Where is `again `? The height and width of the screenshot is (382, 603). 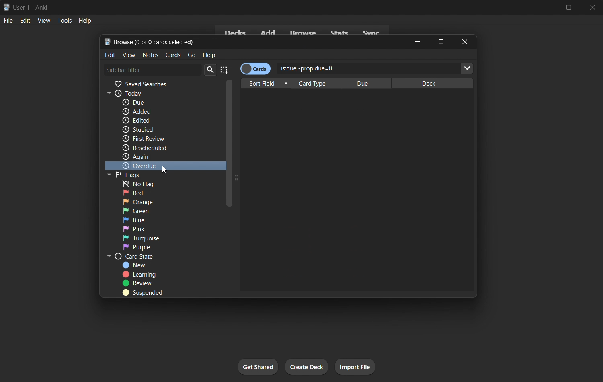 again  is located at coordinates (143, 157).